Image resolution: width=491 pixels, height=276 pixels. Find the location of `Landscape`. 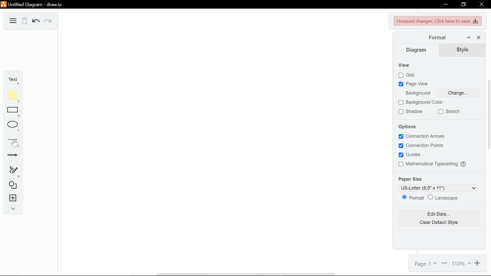

Landscape is located at coordinates (446, 198).